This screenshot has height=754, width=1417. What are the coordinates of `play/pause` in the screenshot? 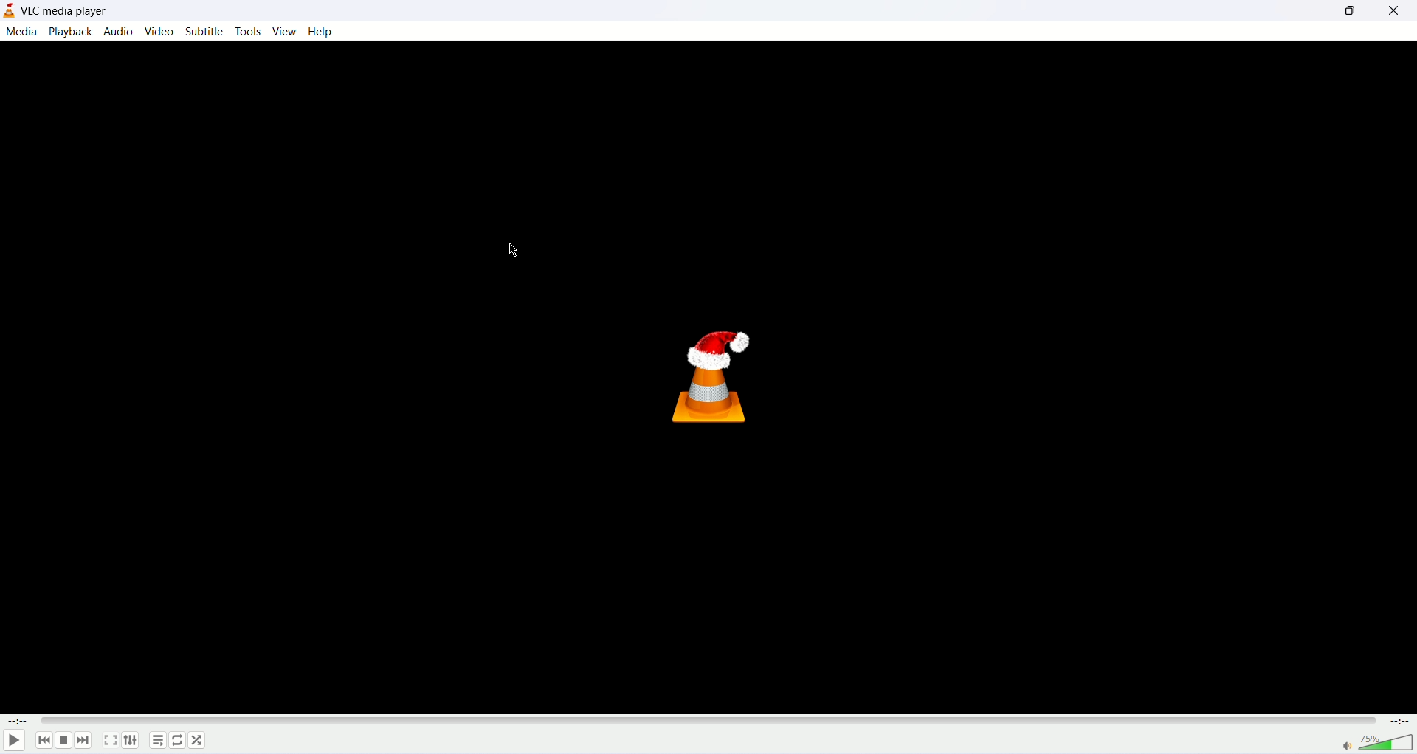 It's located at (13, 741).